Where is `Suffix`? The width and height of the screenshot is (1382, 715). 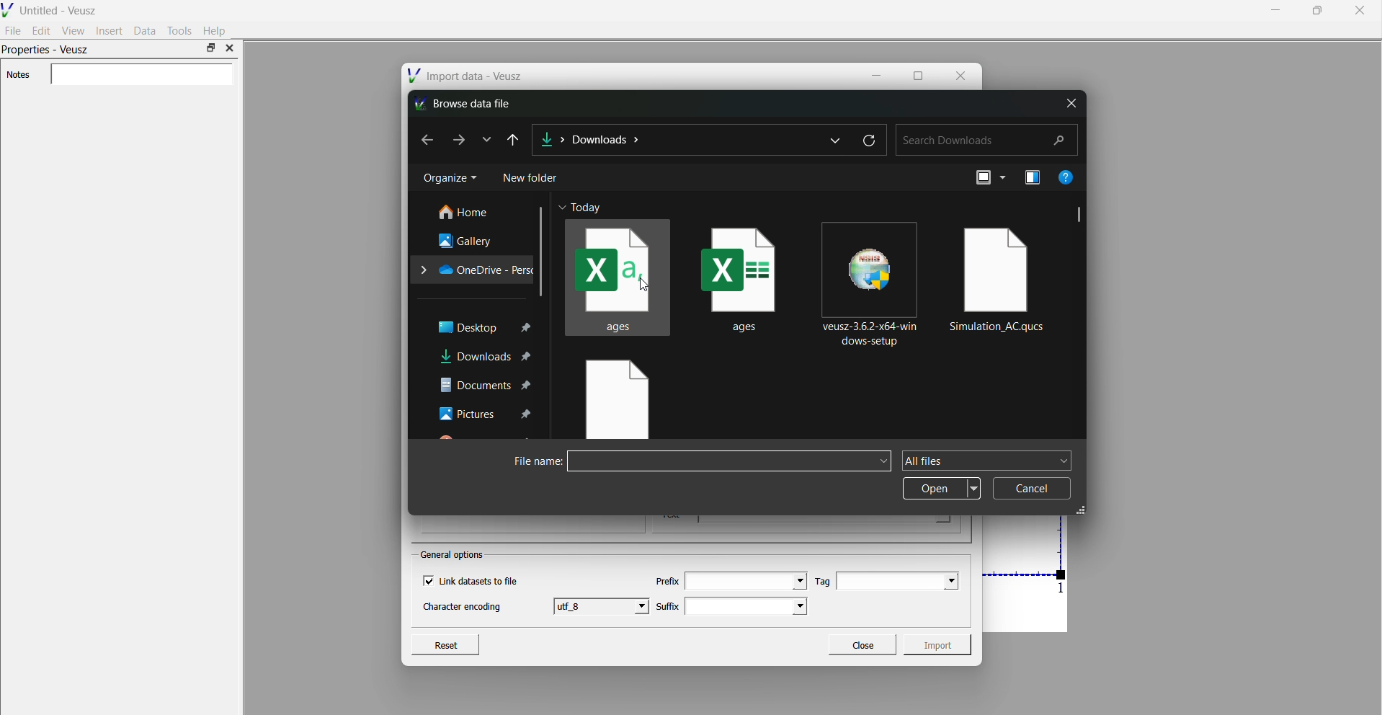
Suffix is located at coordinates (668, 605).